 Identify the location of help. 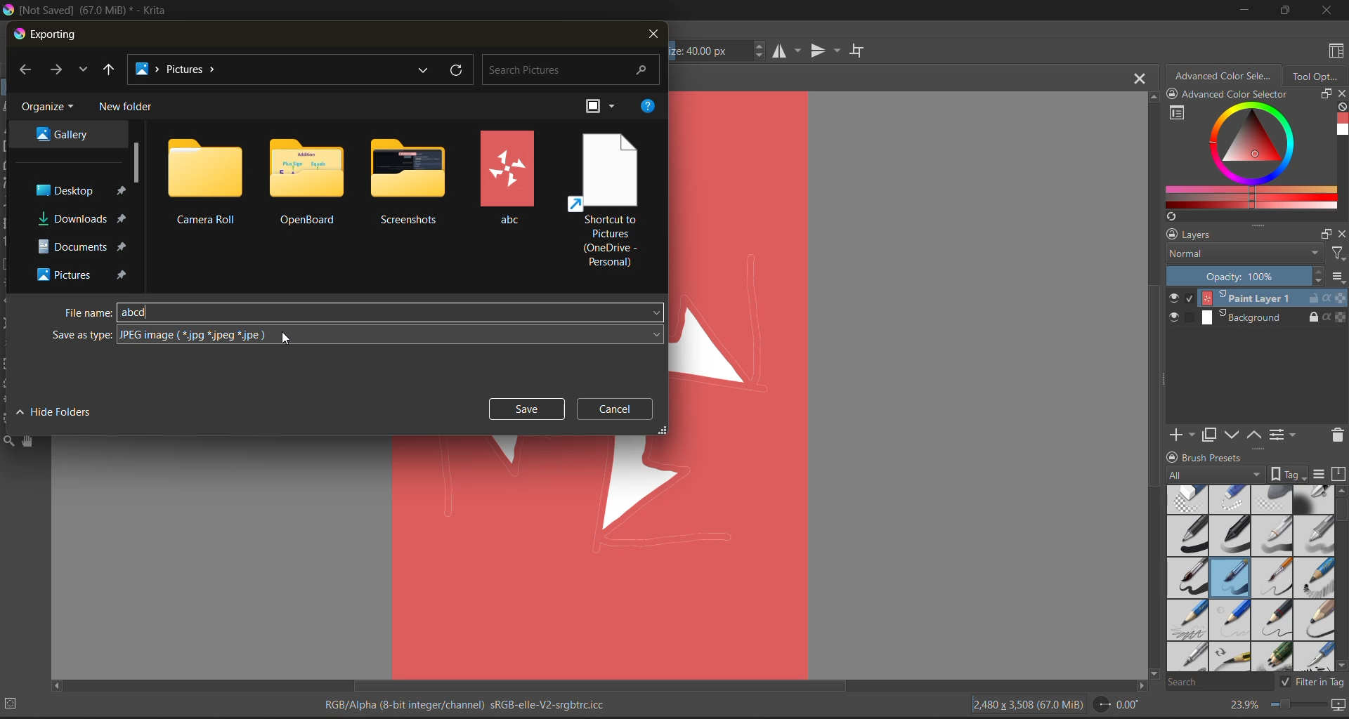
(648, 107).